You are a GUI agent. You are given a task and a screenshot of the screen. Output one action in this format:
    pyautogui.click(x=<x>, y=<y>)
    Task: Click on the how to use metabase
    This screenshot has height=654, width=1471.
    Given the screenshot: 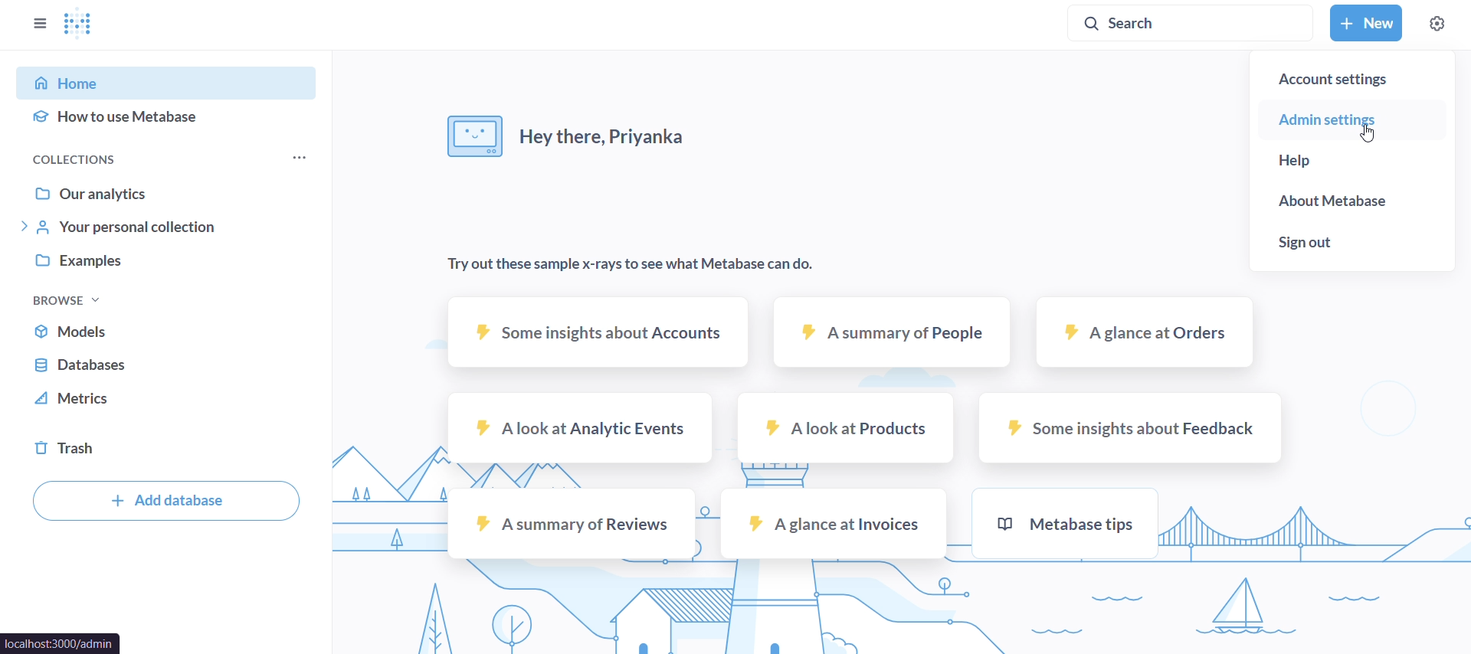 What is the action you would take?
    pyautogui.click(x=169, y=122)
    